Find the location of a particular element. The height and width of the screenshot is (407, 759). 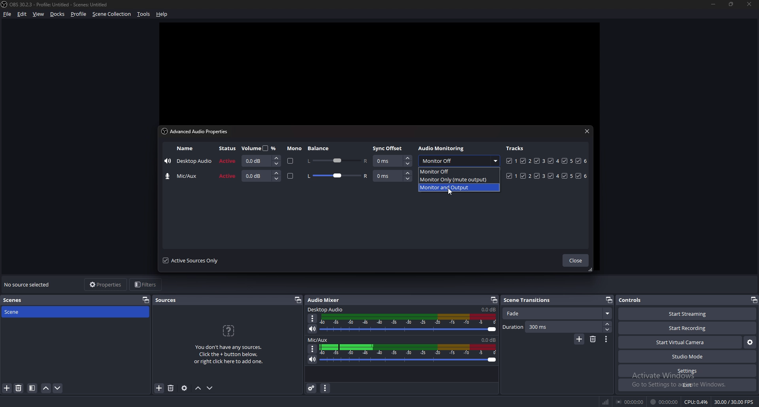

edit is located at coordinates (22, 14).